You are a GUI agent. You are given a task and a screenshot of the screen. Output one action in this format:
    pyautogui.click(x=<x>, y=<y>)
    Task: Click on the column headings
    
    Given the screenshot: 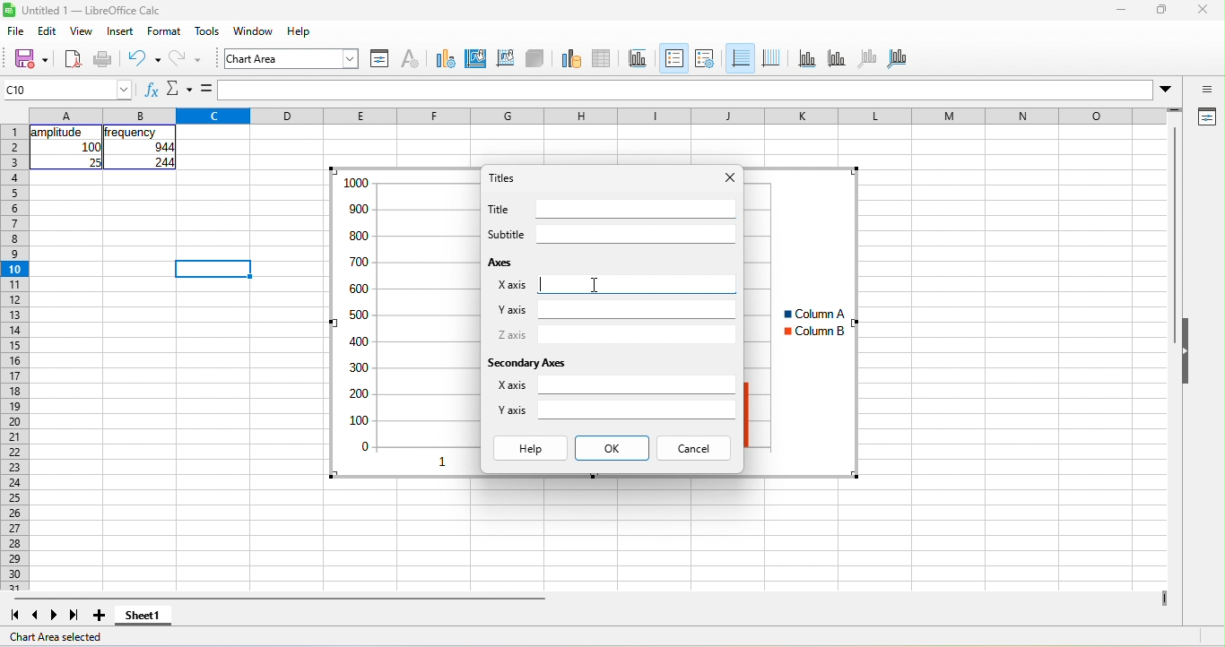 What is the action you would take?
    pyautogui.click(x=597, y=116)
    